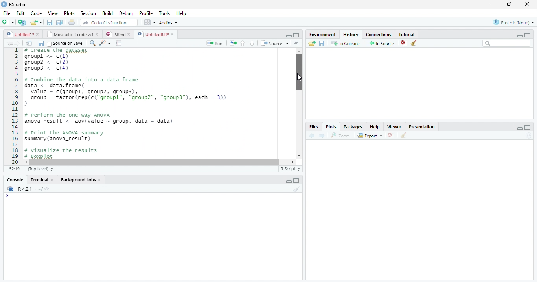  I want to click on geom boxplot() + Tabs(title = “soxplot of values by Group”, x = “Group”, y = “"value") +theme_minimal ()# mean plot with ggplot2group_means <- aggregate(value ~ group, data = data, mean)ggplot(group_means, aes(x = group, y = value, group = 1)) + #group=1 needed for line pgeon_line() +geon_point() +Tabs(title = “Mean Plot of values by Group”, x = “Group”, y = “Mean value") +theme_minimal ()# Tukey's Hsp for pairwise comparisons (post-hoc test)tukey_result <- TukeyHsD(anova_result)print (tukey_result)#visualize Tukey's HSD results, so click(157, 104).